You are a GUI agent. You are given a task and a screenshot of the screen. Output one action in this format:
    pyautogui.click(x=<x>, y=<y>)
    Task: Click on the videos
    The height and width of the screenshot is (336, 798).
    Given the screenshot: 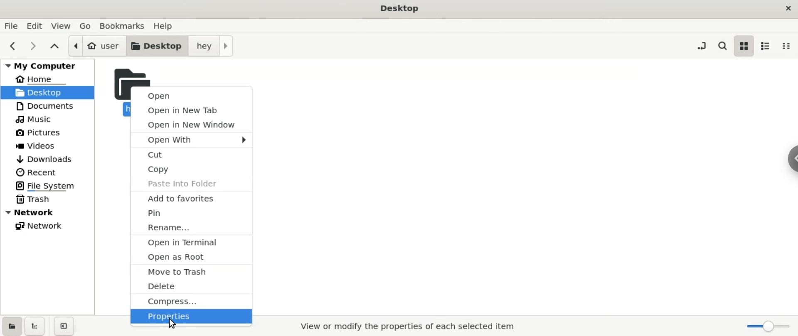 What is the action you would take?
    pyautogui.click(x=49, y=147)
    